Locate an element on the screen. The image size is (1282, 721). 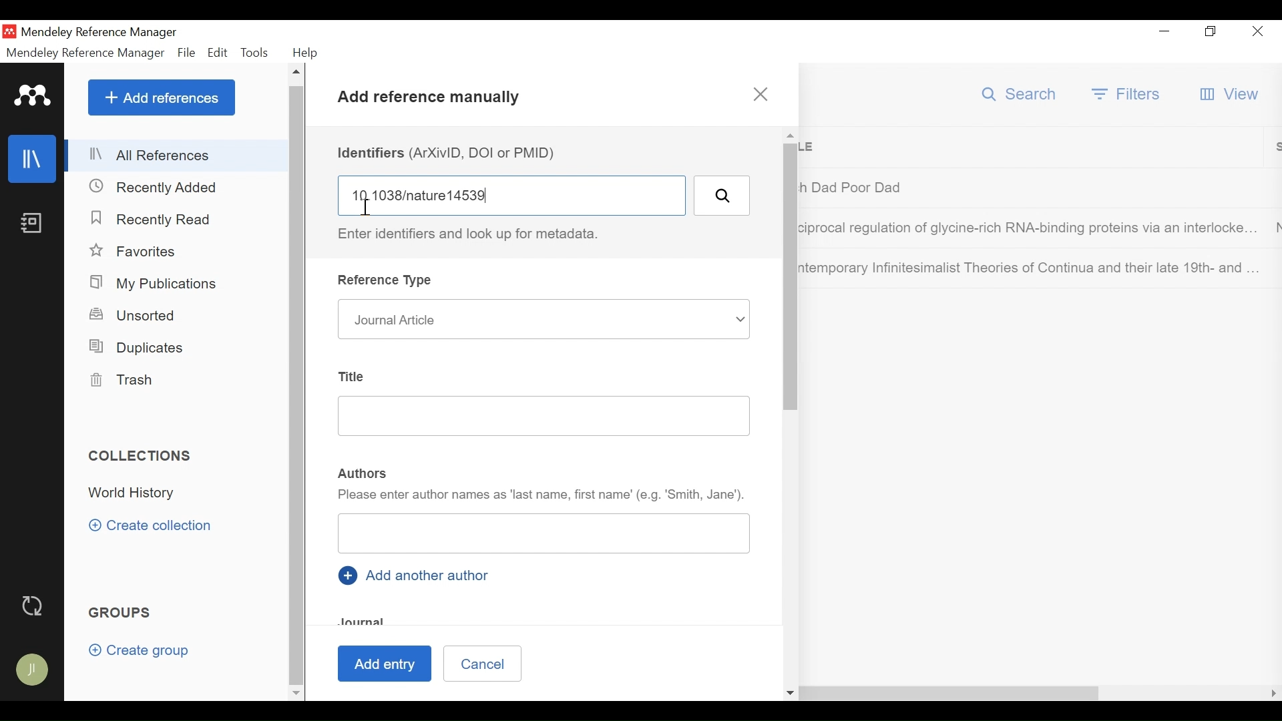
Title is located at coordinates (353, 375).